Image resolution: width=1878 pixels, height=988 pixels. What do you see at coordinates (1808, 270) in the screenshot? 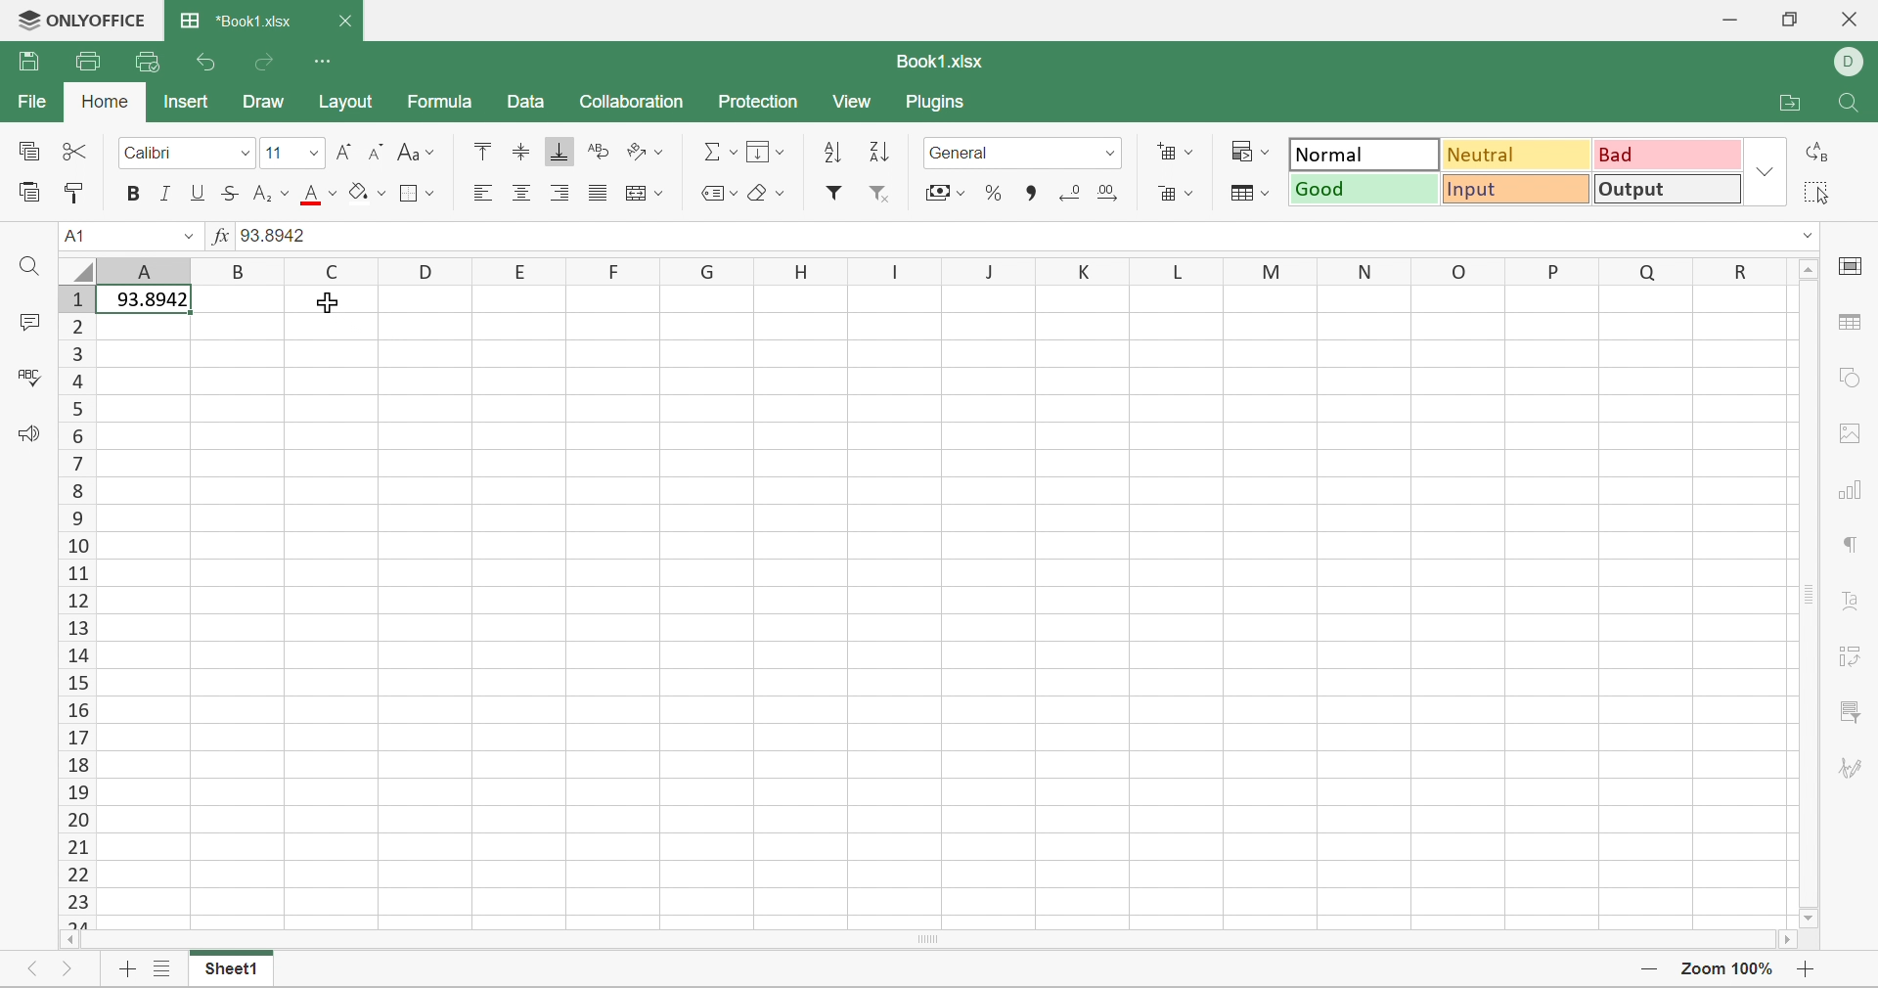
I see `Scroll Up` at bounding box center [1808, 270].